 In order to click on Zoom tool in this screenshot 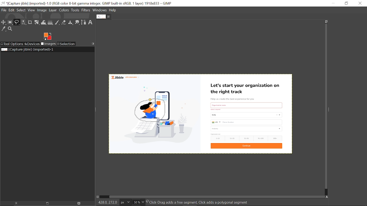, I will do `click(11, 29)`.